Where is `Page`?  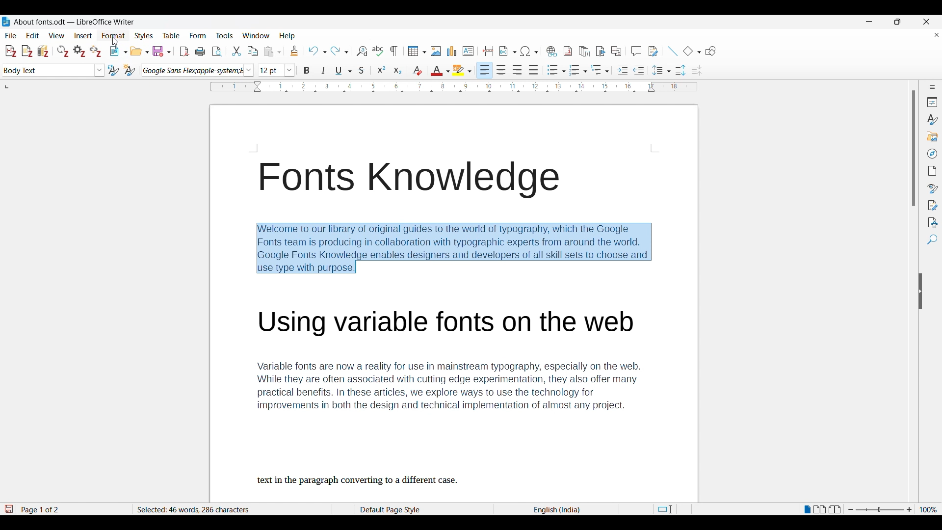 Page is located at coordinates (933, 171).